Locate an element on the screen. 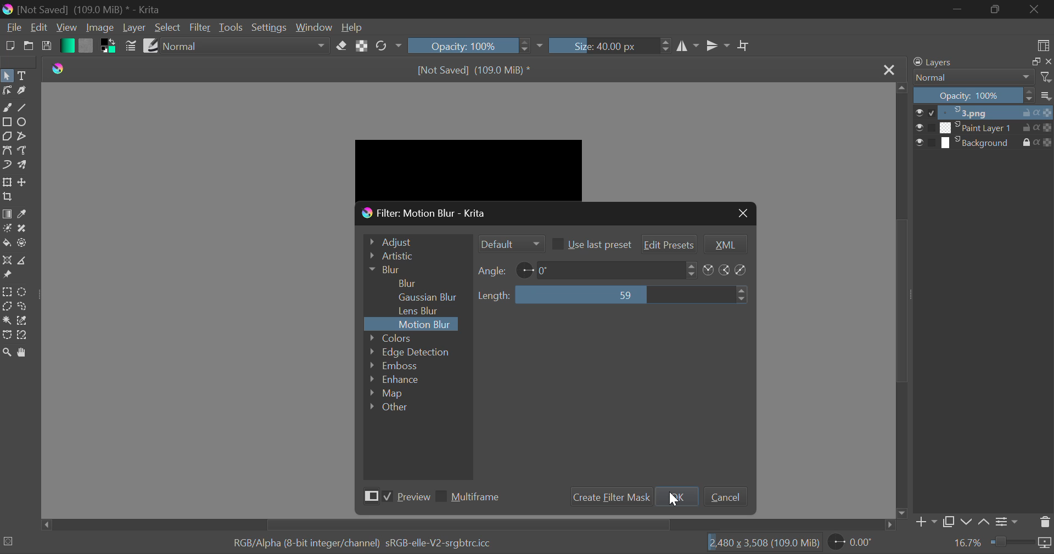 Image resolution: width=1054 pixels, height=554 pixels. angle indicator is located at coordinates (525, 269).